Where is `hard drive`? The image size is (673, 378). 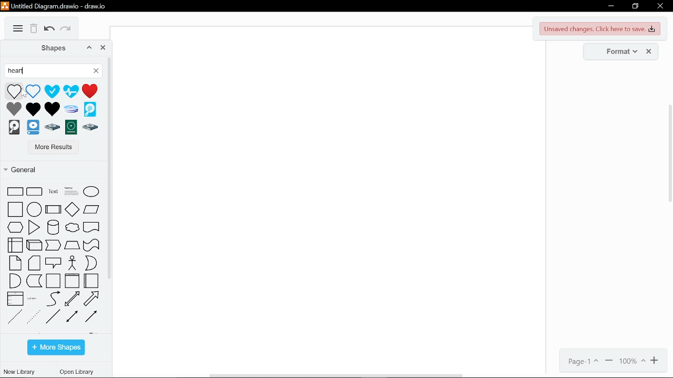
hard drive is located at coordinates (33, 128).